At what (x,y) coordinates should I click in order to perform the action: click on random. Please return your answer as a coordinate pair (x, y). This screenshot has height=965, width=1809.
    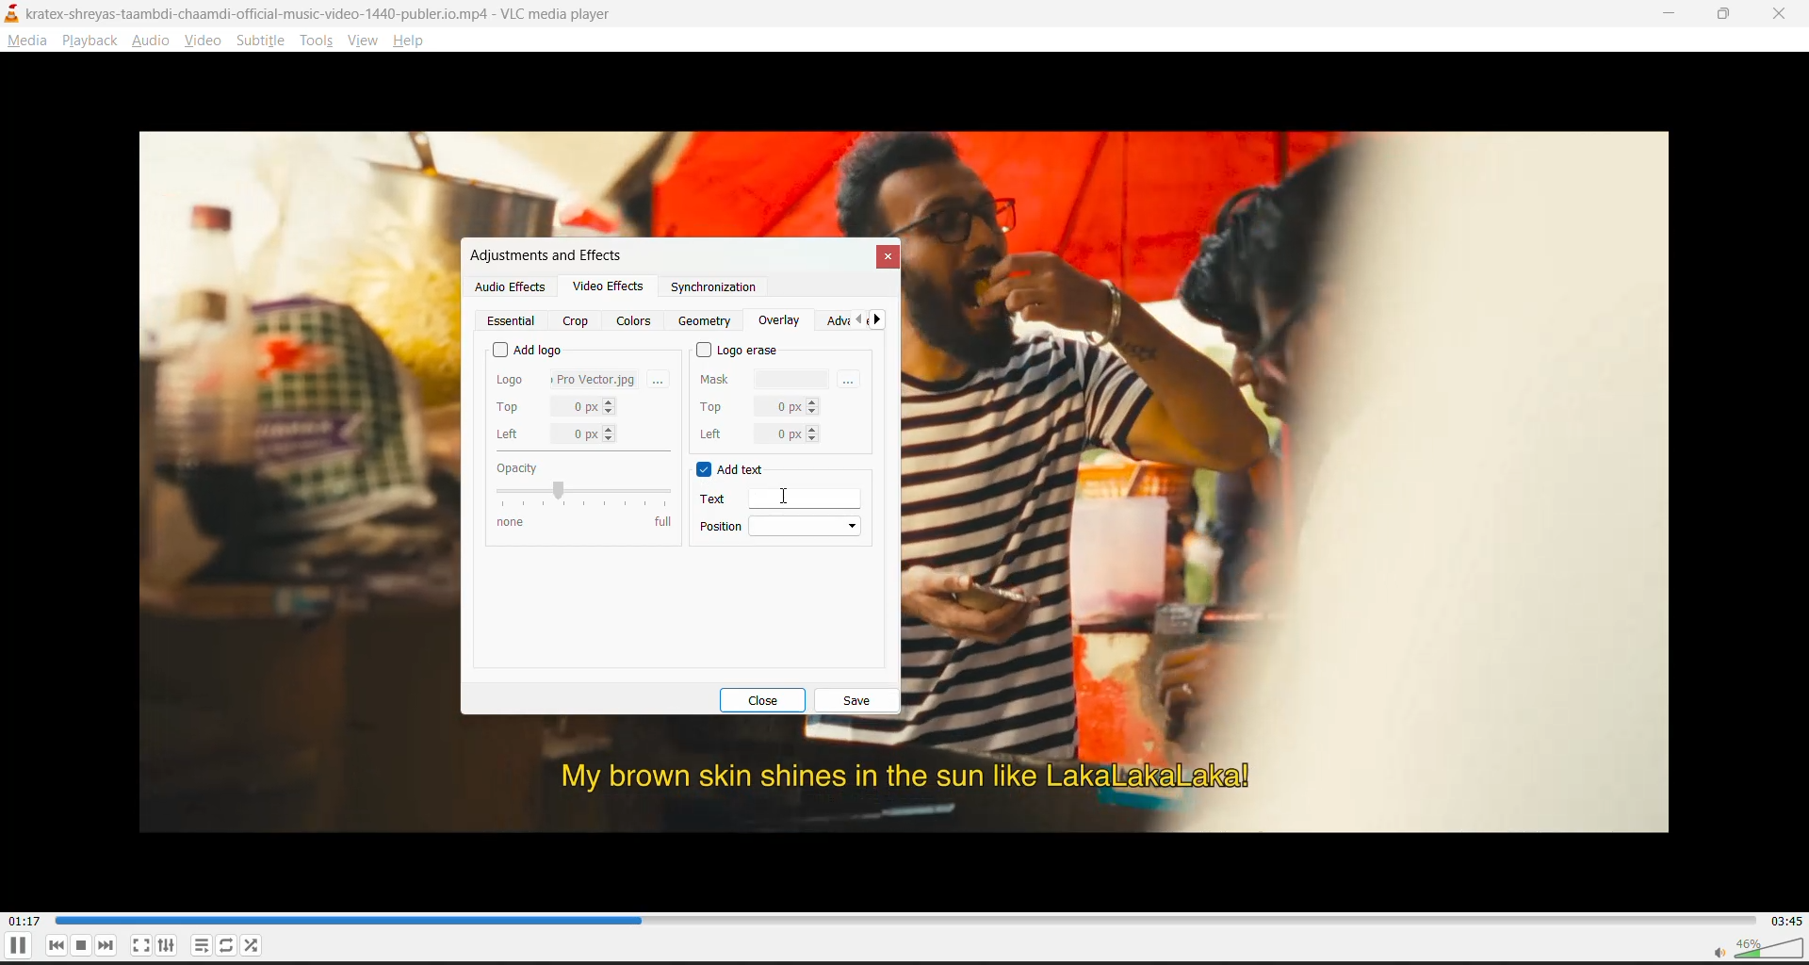
    Looking at the image, I should click on (253, 947).